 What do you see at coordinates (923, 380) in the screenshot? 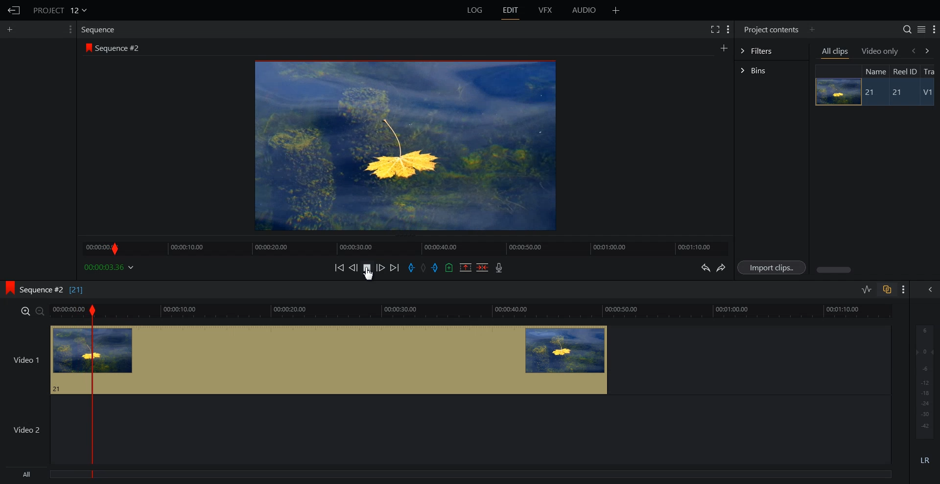
I see `Audio output level` at bounding box center [923, 380].